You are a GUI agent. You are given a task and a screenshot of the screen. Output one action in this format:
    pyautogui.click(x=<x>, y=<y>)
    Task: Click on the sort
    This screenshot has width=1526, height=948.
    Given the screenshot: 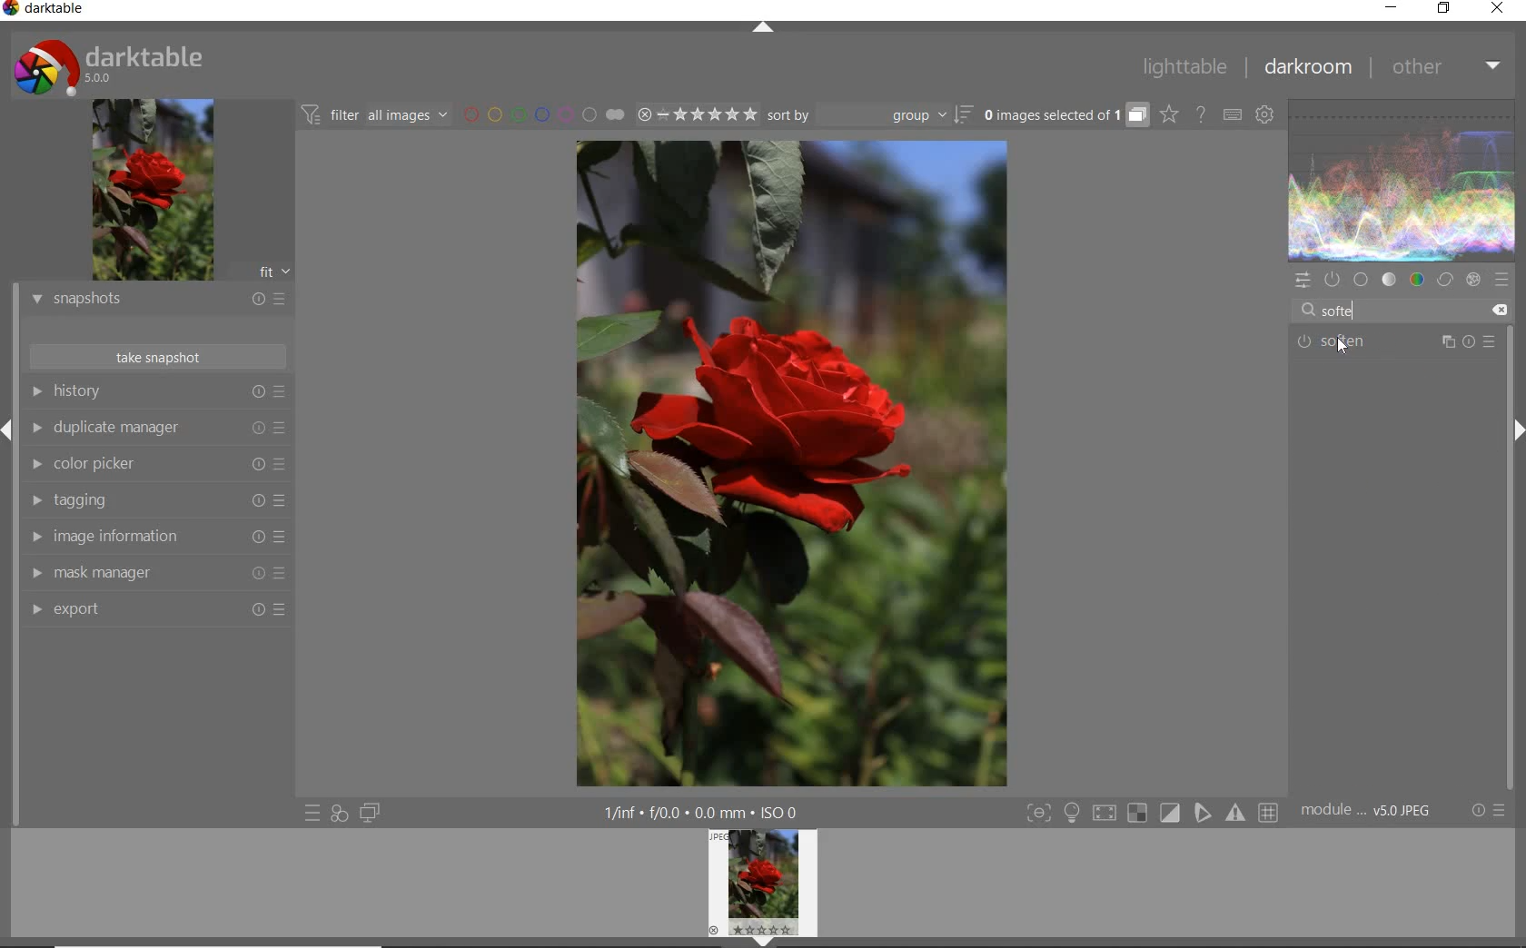 What is the action you would take?
    pyautogui.click(x=870, y=116)
    